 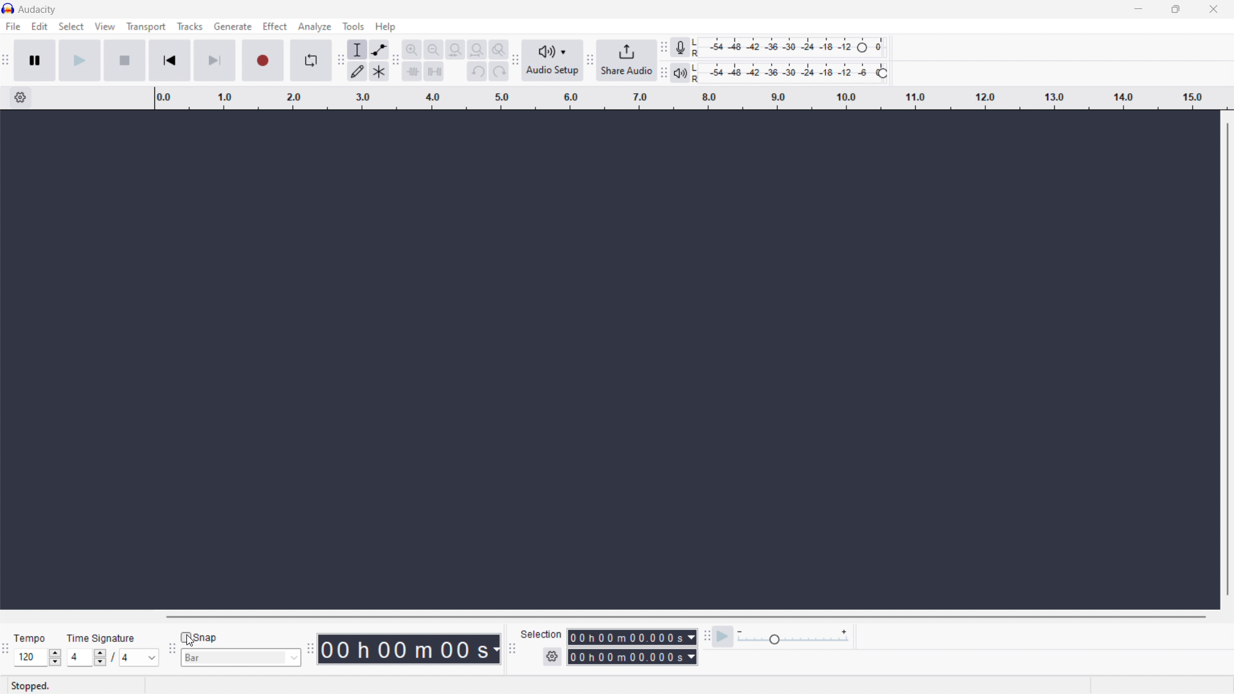 I want to click on share audio, so click(x=627, y=60).